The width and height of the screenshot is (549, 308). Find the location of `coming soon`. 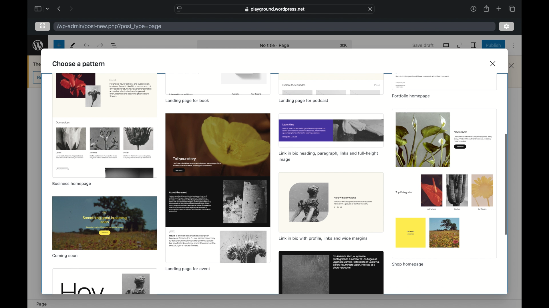

coming soon is located at coordinates (65, 256).